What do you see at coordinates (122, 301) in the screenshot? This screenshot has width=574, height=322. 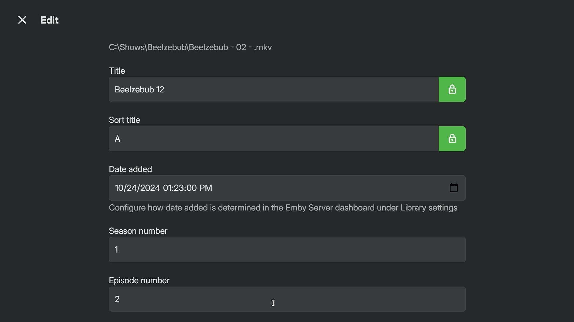 I see `2` at bounding box center [122, 301].